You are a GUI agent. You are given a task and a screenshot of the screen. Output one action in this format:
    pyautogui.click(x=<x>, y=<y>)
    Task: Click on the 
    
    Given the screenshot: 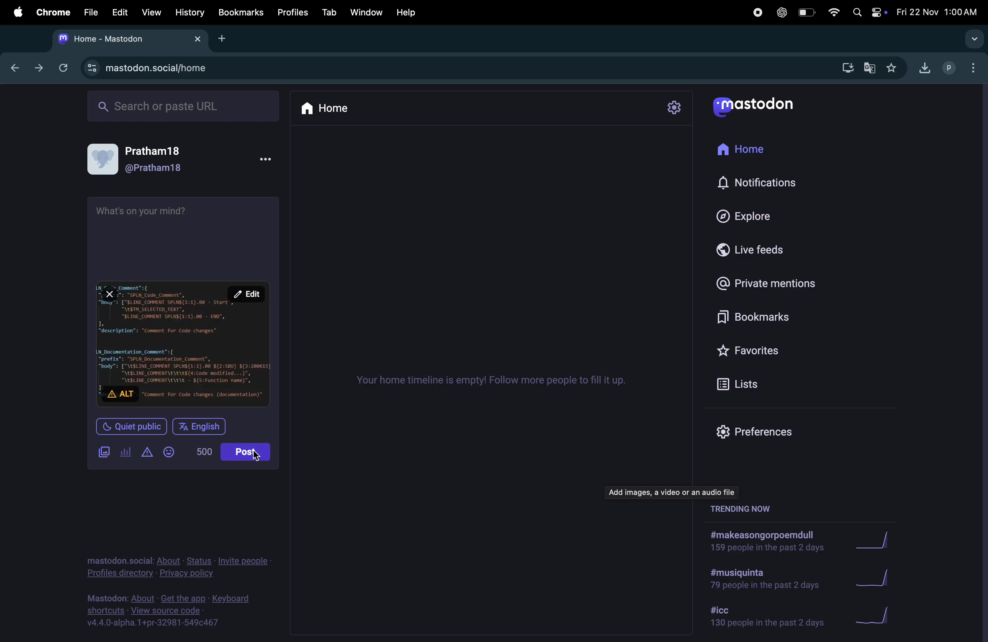 What is the action you would take?
    pyautogui.click(x=291, y=14)
    